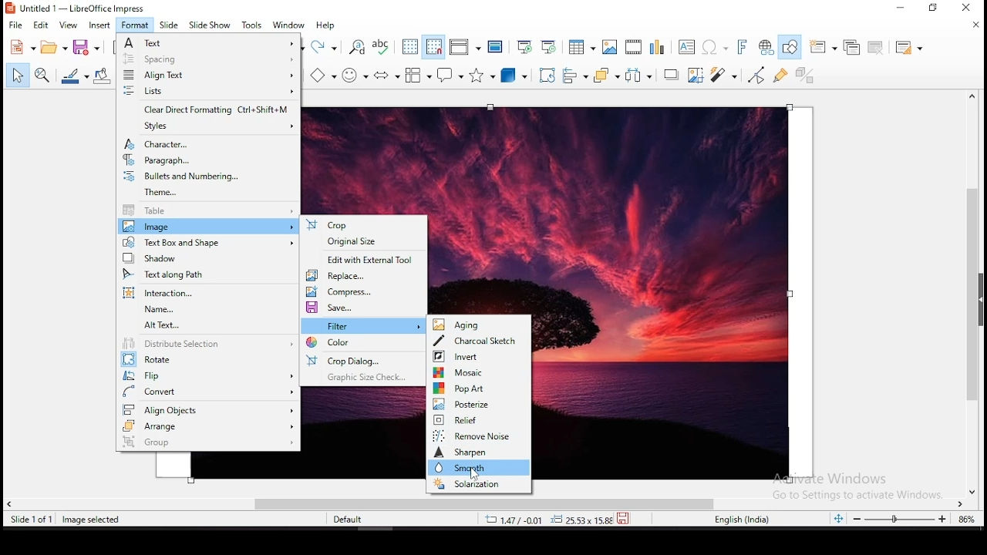 This screenshot has width=987, height=555. I want to click on basic shapes, so click(323, 75).